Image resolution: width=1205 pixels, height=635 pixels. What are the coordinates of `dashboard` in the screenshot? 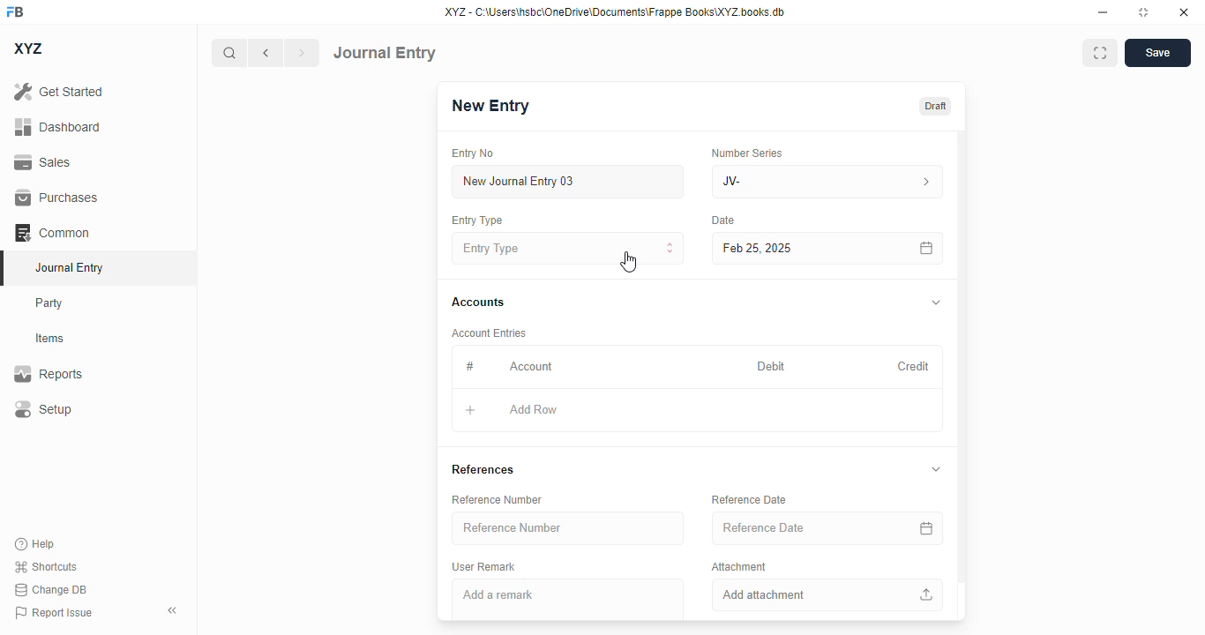 It's located at (58, 127).